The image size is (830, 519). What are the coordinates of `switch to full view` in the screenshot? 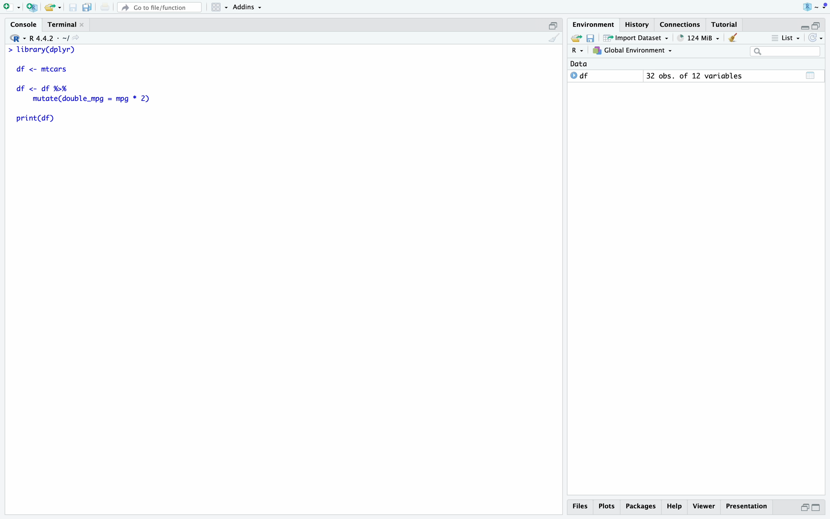 It's located at (817, 508).